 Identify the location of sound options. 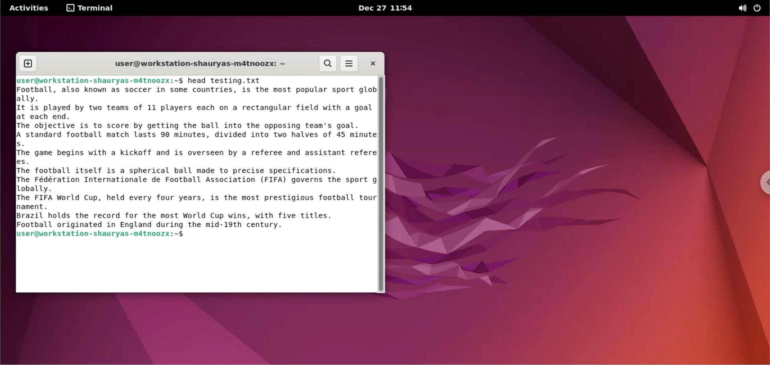
(742, 8).